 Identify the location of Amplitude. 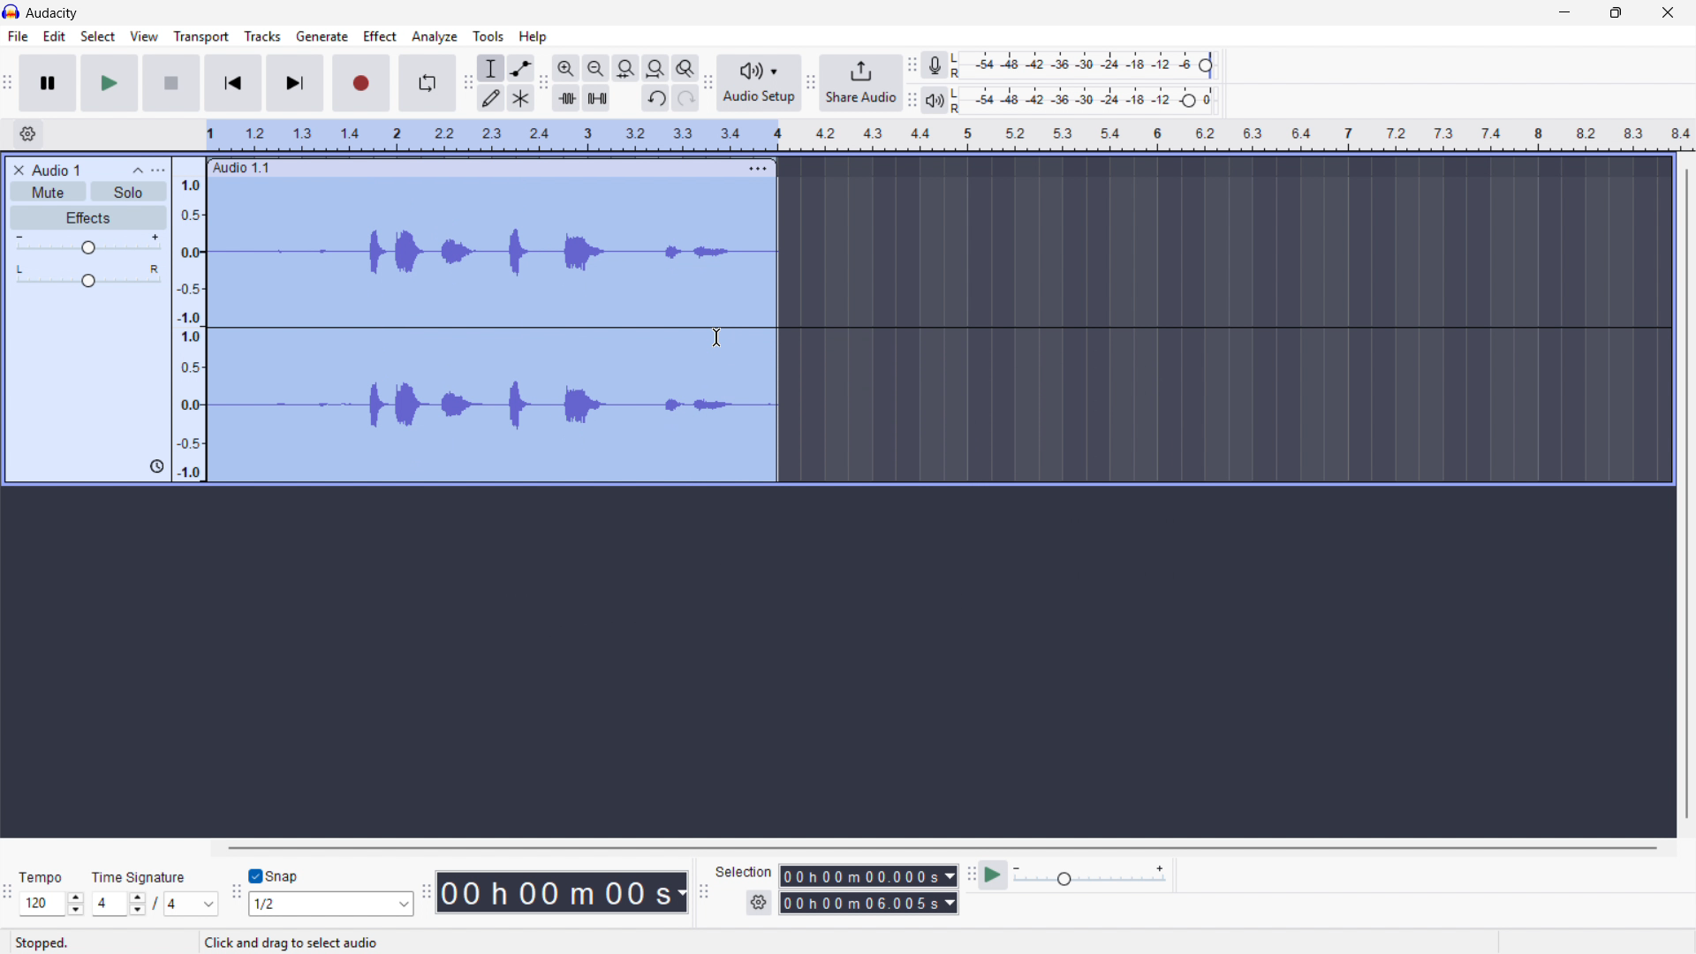
(188, 320).